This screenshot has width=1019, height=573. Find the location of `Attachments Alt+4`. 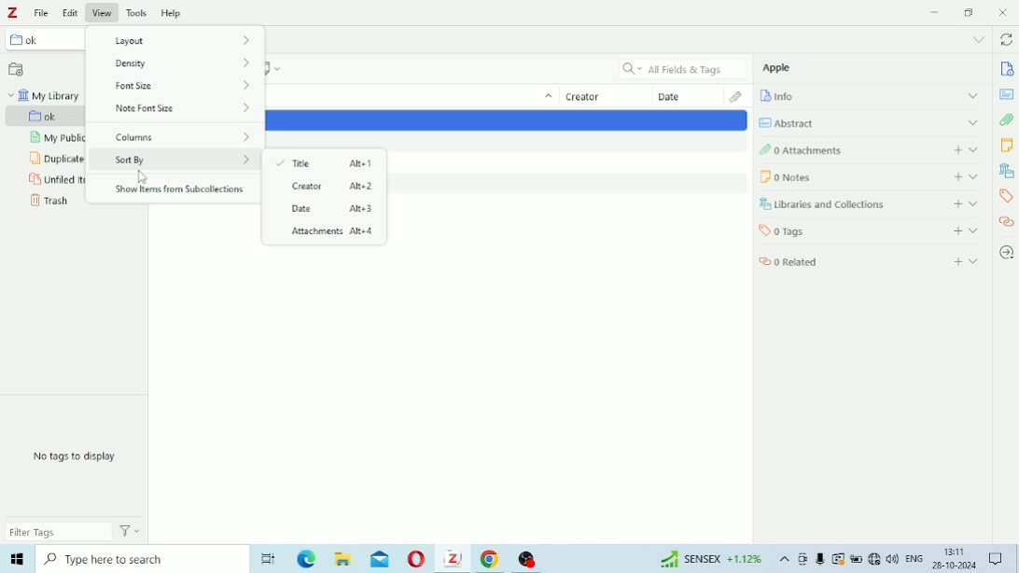

Attachments Alt+4 is located at coordinates (328, 233).